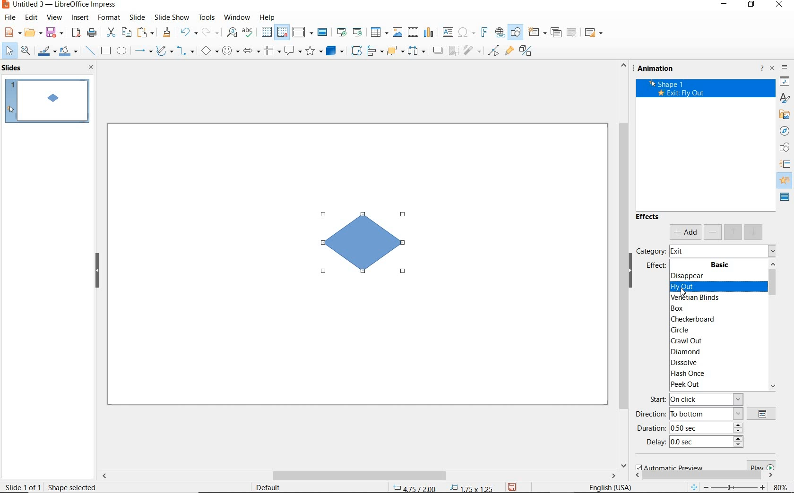  I want to click on objects to distribute, so click(417, 52).